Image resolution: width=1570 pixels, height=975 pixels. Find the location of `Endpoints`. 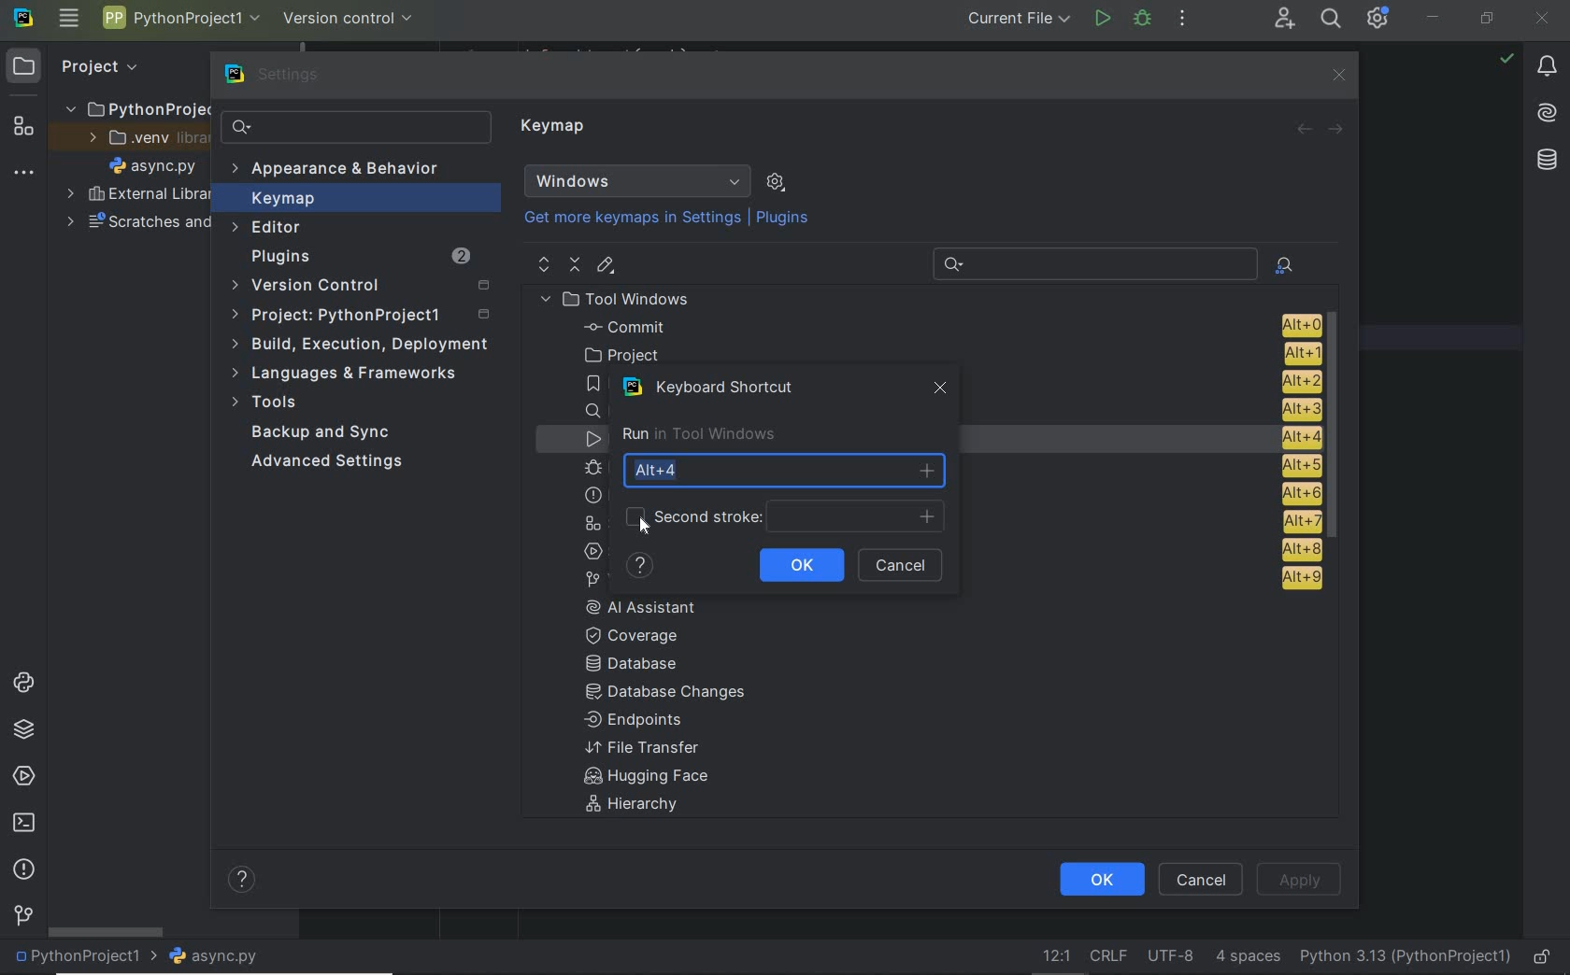

Endpoints is located at coordinates (635, 721).